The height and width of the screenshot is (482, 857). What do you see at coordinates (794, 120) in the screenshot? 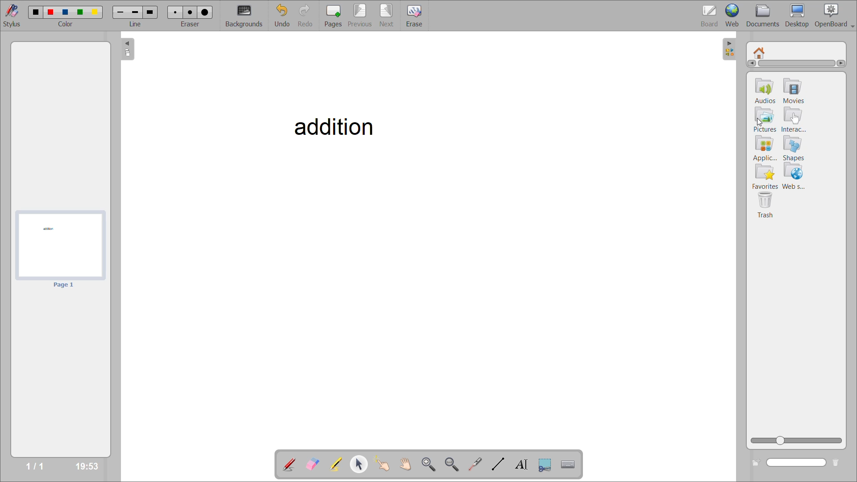
I see `interactivities` at bounding box center [794, 120].